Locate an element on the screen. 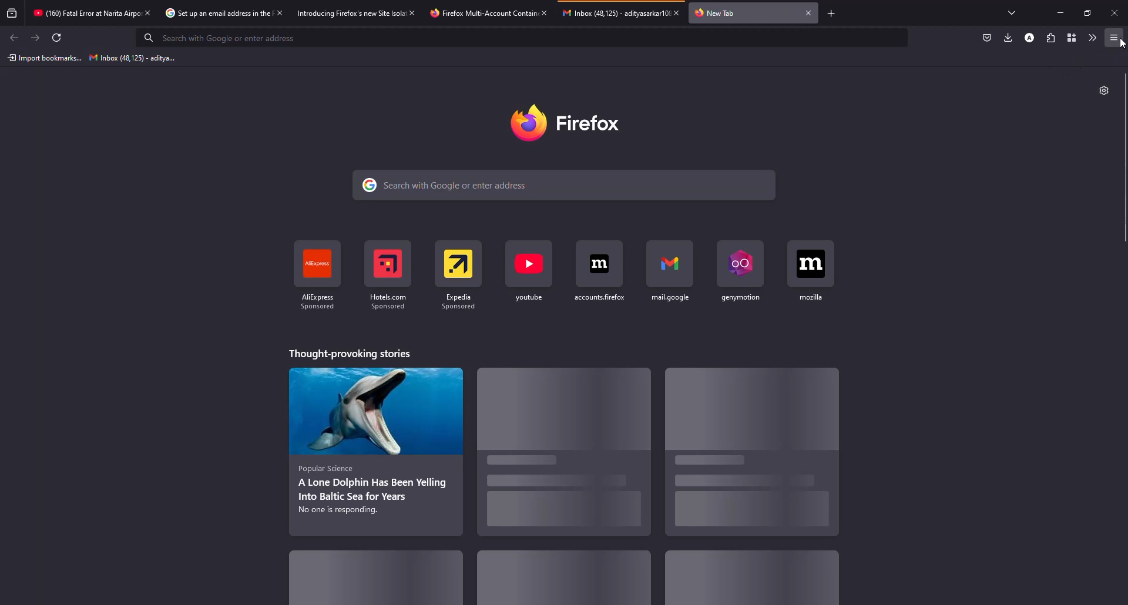  settings is located at coordinates (1103, 91).